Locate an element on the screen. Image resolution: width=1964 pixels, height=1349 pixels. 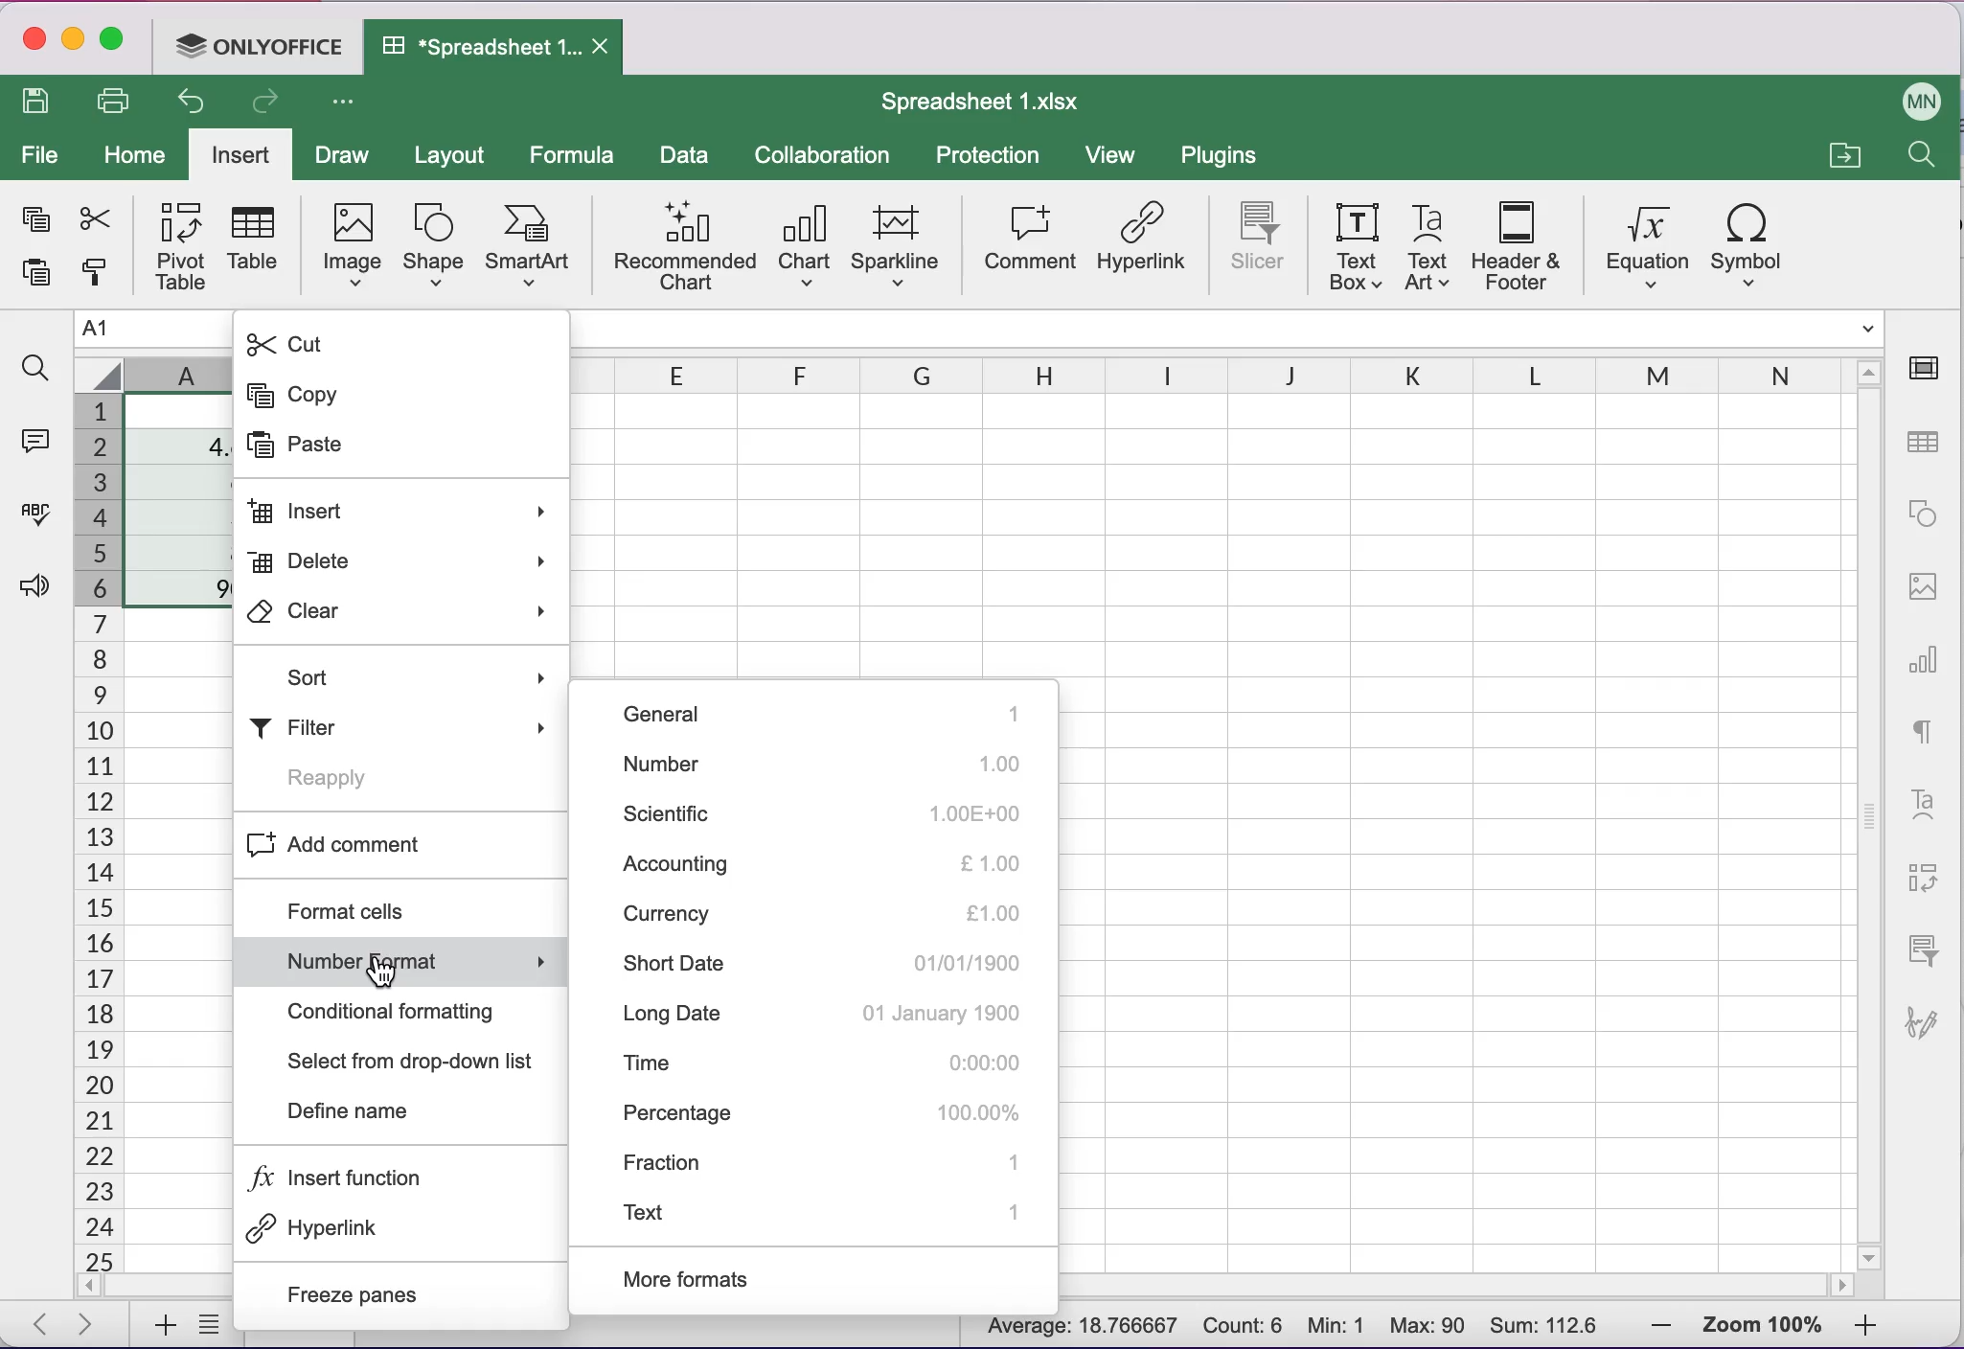
save is located at coordinates (34, 103).